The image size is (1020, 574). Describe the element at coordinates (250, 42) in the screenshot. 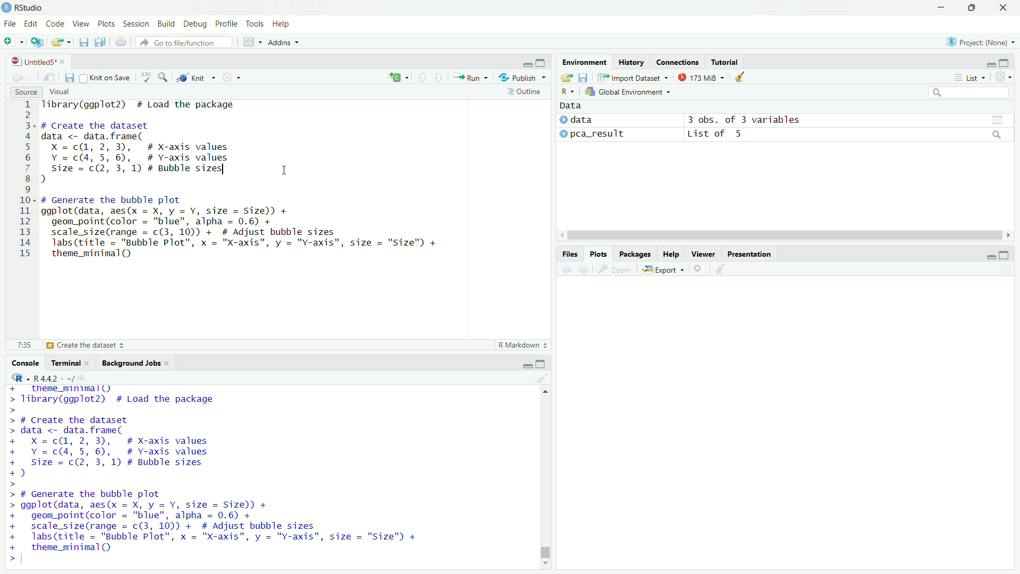

I see `workspace panes` at that location.